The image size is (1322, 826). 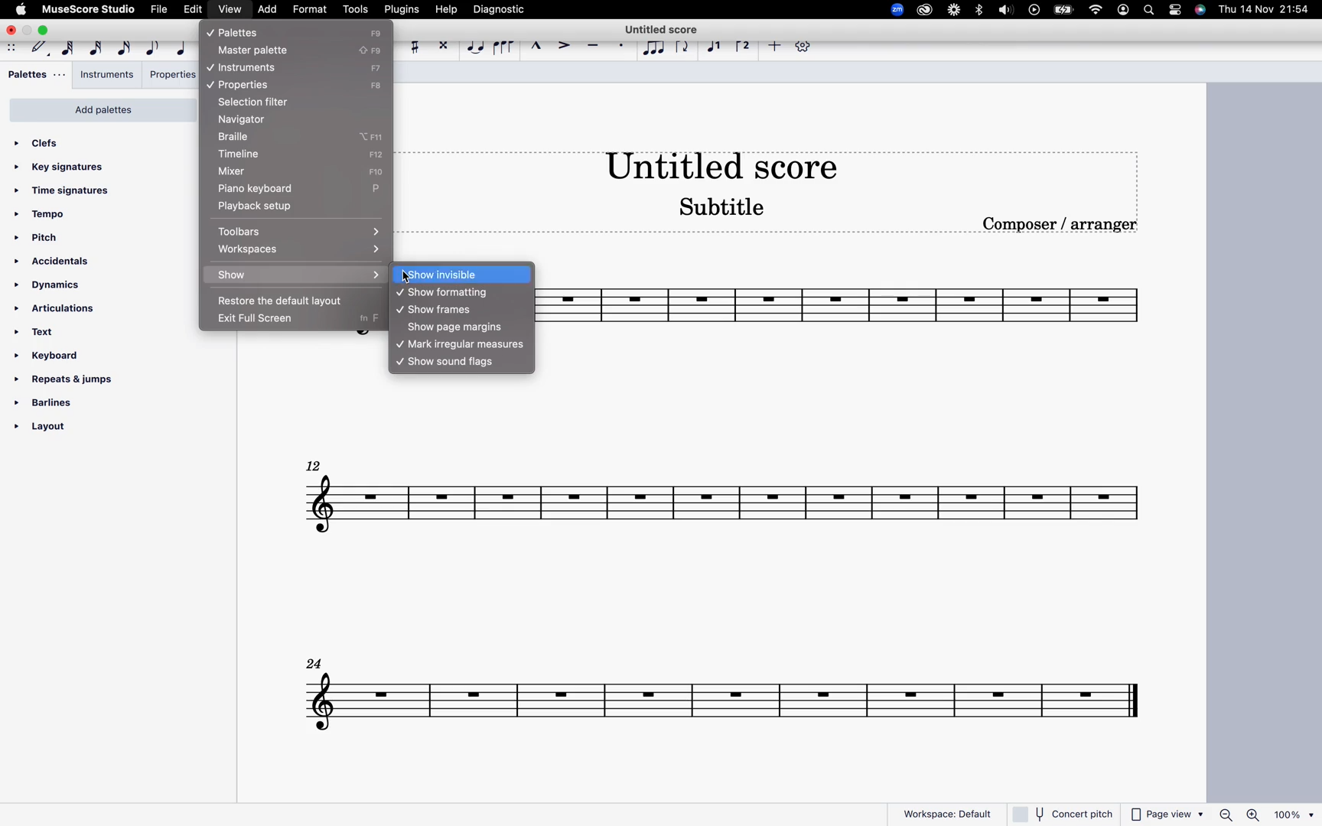 I want to click on maximize, so click(x=45, y=31).